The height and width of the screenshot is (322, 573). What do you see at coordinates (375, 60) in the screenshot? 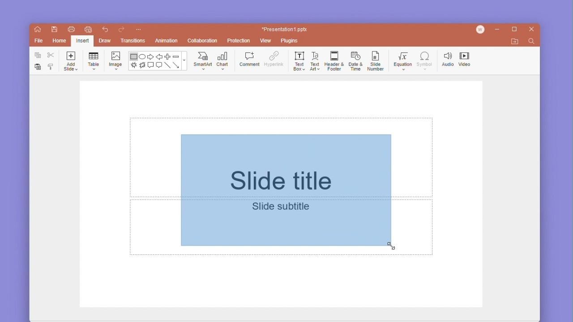
I see `slide number` at bounding box center [375, 60].